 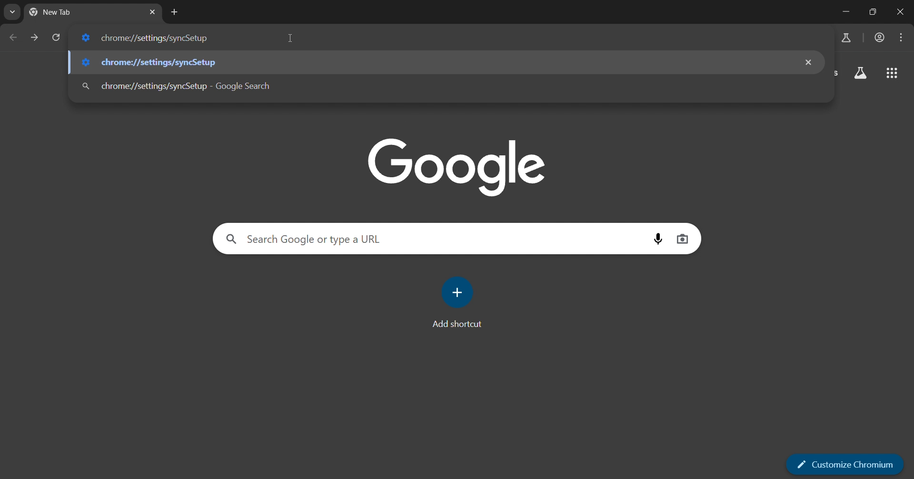 I want to click on chrome://settingd/syncSetup, so click(x=437, y=62).